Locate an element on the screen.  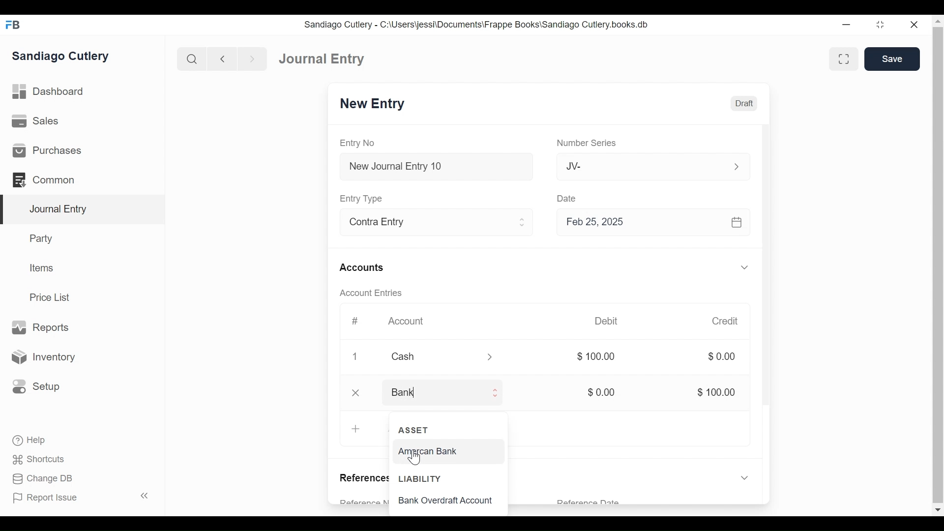
$100.00 is located at coordinates (718, 392).